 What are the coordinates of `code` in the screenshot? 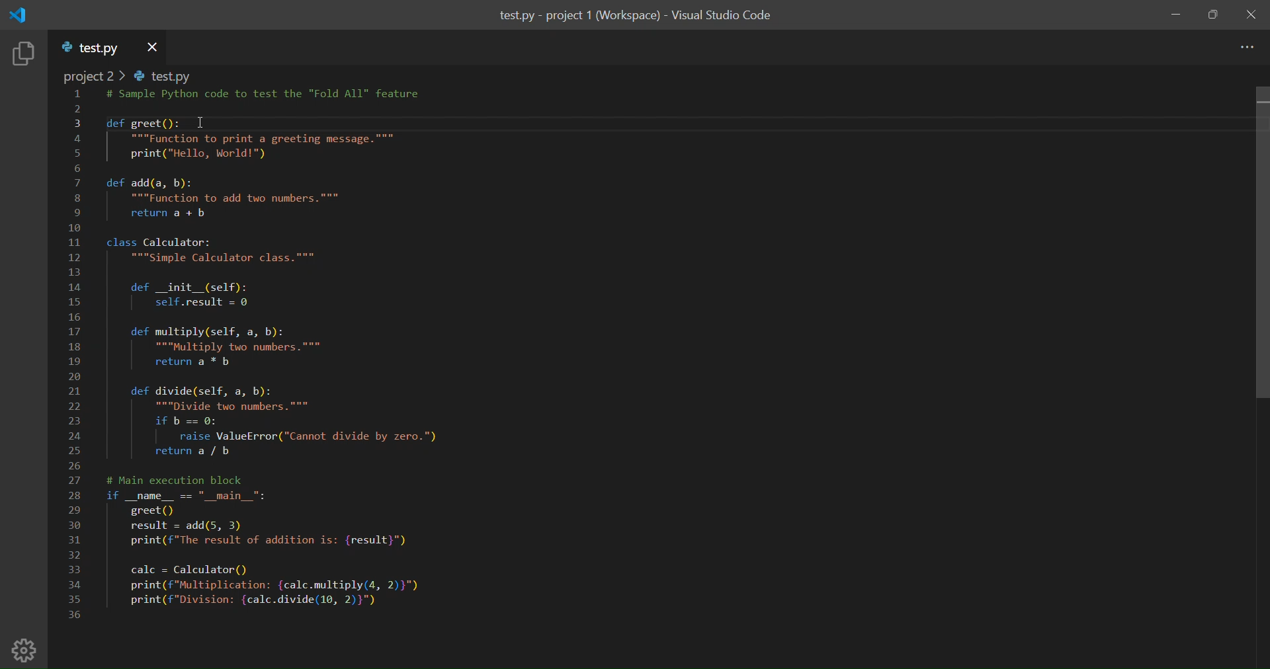 It's located at (305, 377).